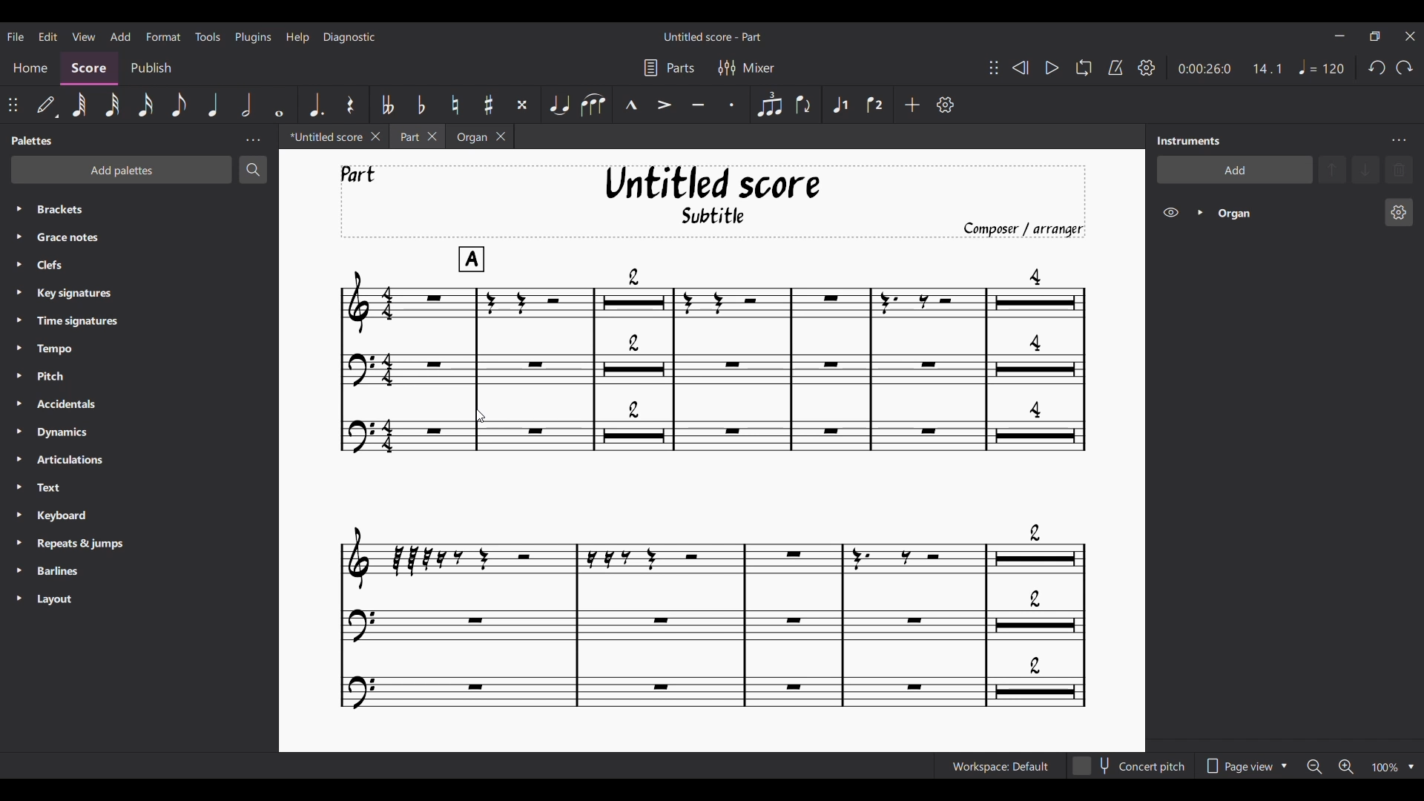 The image size is (1424, 801). I want to click on Untitled tab, so click(323, 136).